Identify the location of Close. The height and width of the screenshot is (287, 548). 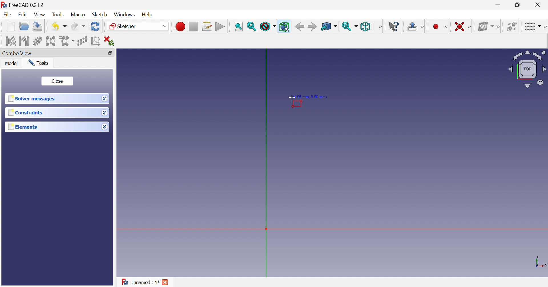
(538, 5).